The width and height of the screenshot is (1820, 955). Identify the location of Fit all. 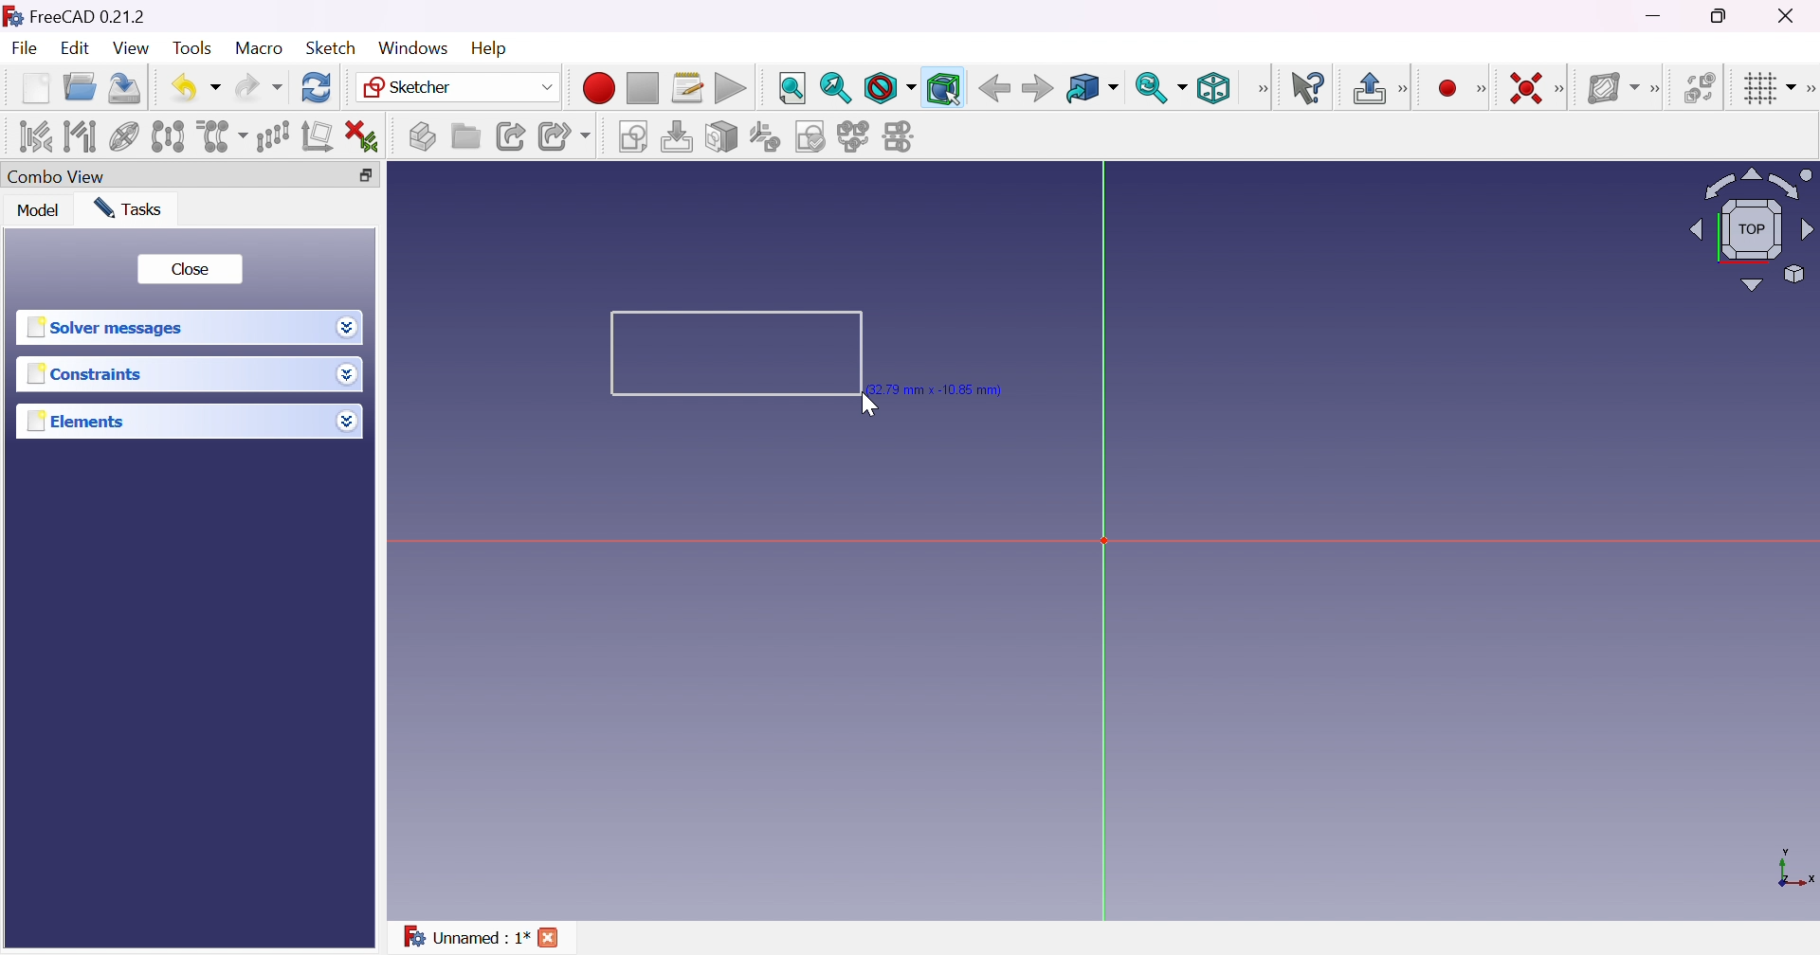
(792, 87).